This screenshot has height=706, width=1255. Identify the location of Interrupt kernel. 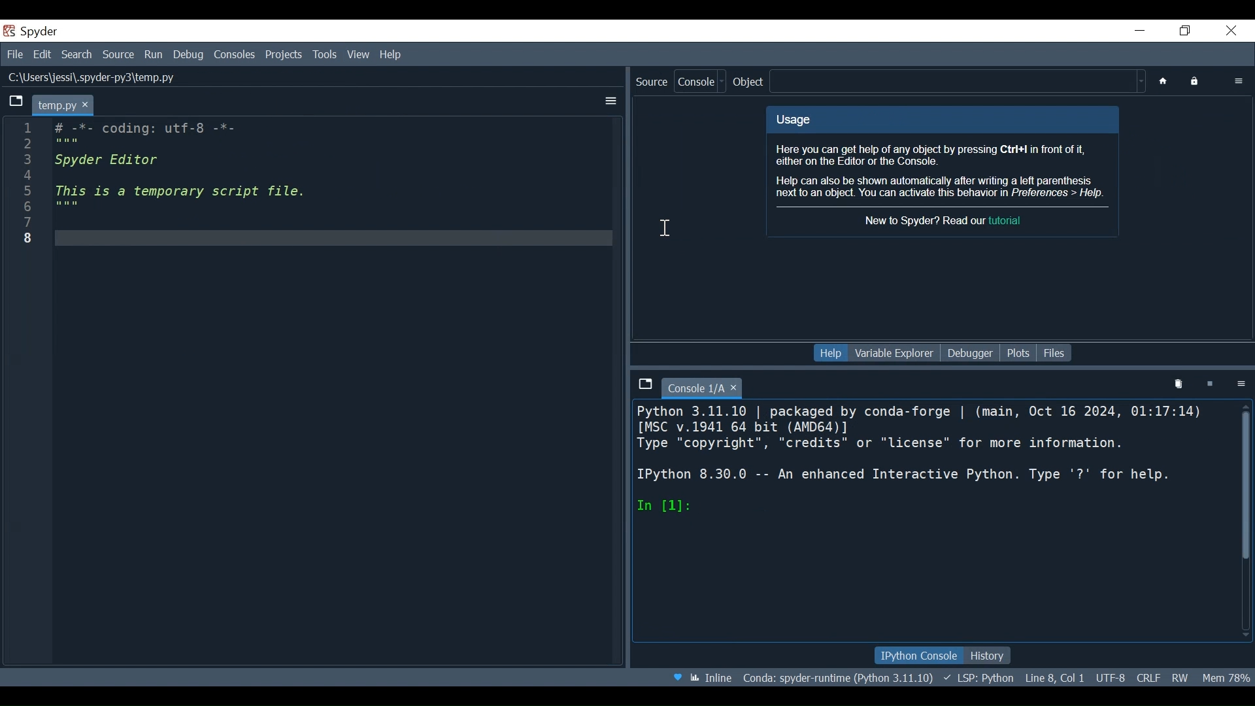
(1211, 384).